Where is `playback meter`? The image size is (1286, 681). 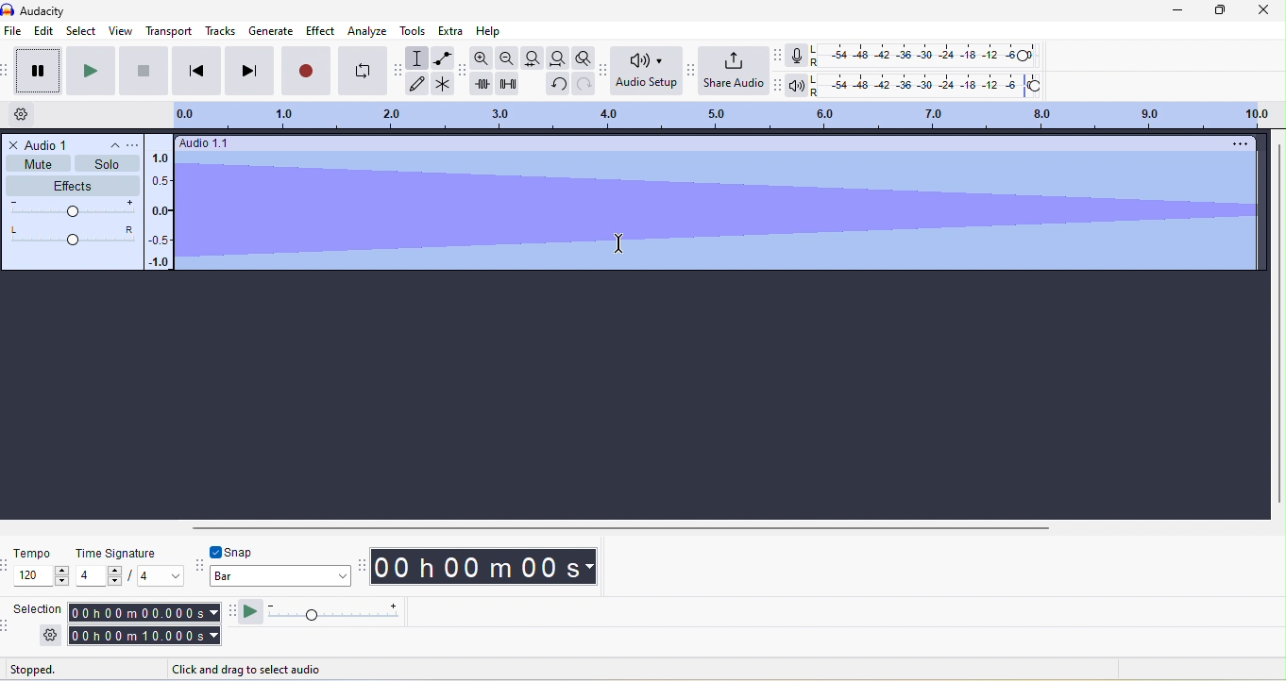
playback meter is located at coordinates (800, 86).